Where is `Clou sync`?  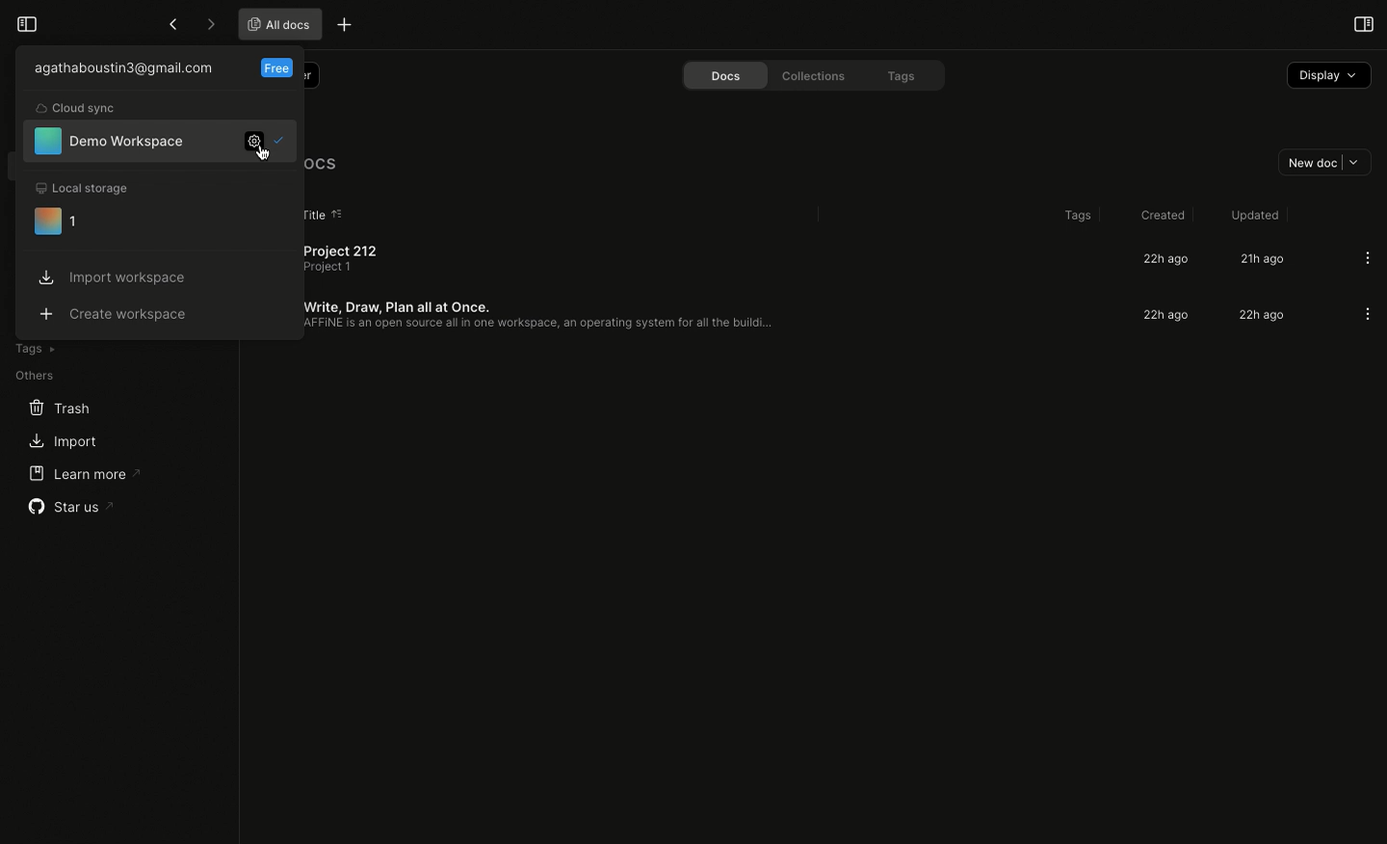
Clou sync is located at coordinates (78, 109).